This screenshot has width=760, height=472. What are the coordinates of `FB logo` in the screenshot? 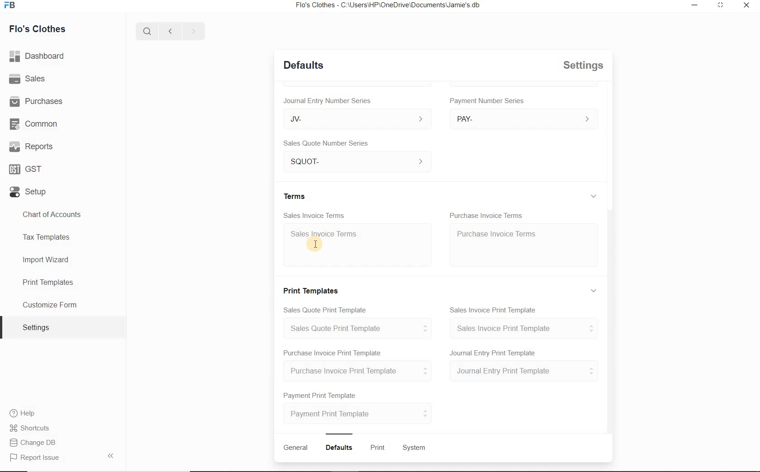 It's located at (13, 5).